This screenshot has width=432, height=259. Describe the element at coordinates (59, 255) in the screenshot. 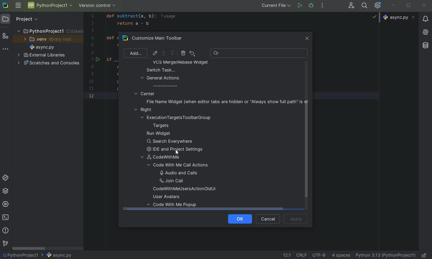

I see `FILE NAME` at that location.